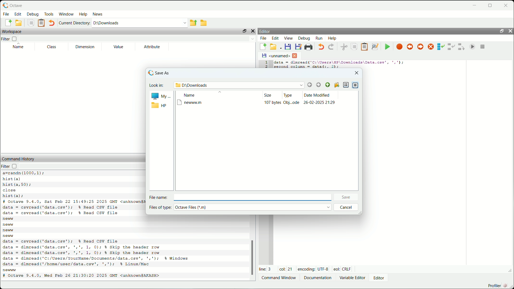 This screenshot has height=289, width=514. Describe the element at coordinates (375, 47) in the screenshot. I see `find and replace` at that location.